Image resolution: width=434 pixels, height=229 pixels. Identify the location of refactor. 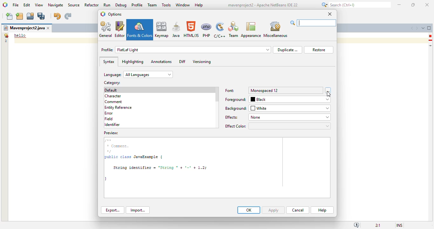
(92, 5).